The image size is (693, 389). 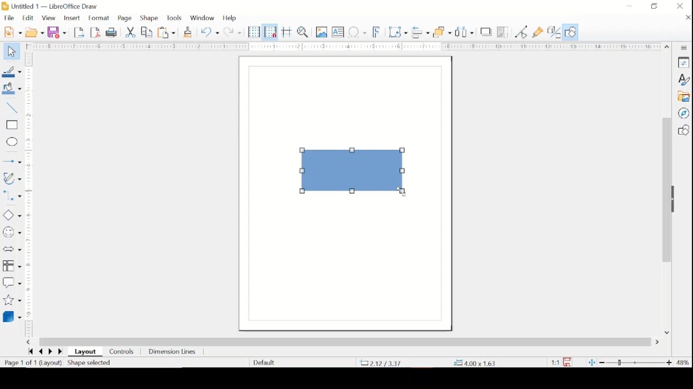 What do you see at coordinates (12, 250) in the screenshot?
I see `insert block arrow` at bounding box center [12, 250].